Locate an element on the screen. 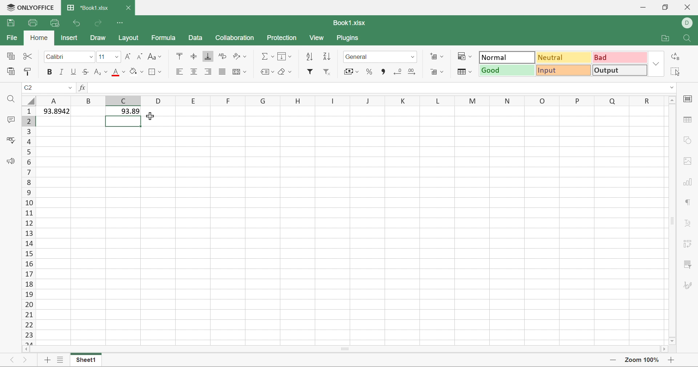 The height and width of the screenshot is (367, 698). DELL is located at coordinates (689, 22).